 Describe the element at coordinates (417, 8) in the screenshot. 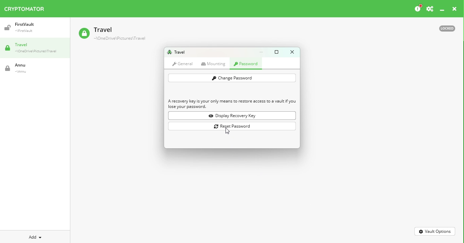

I see `Please consider donating` at that location.